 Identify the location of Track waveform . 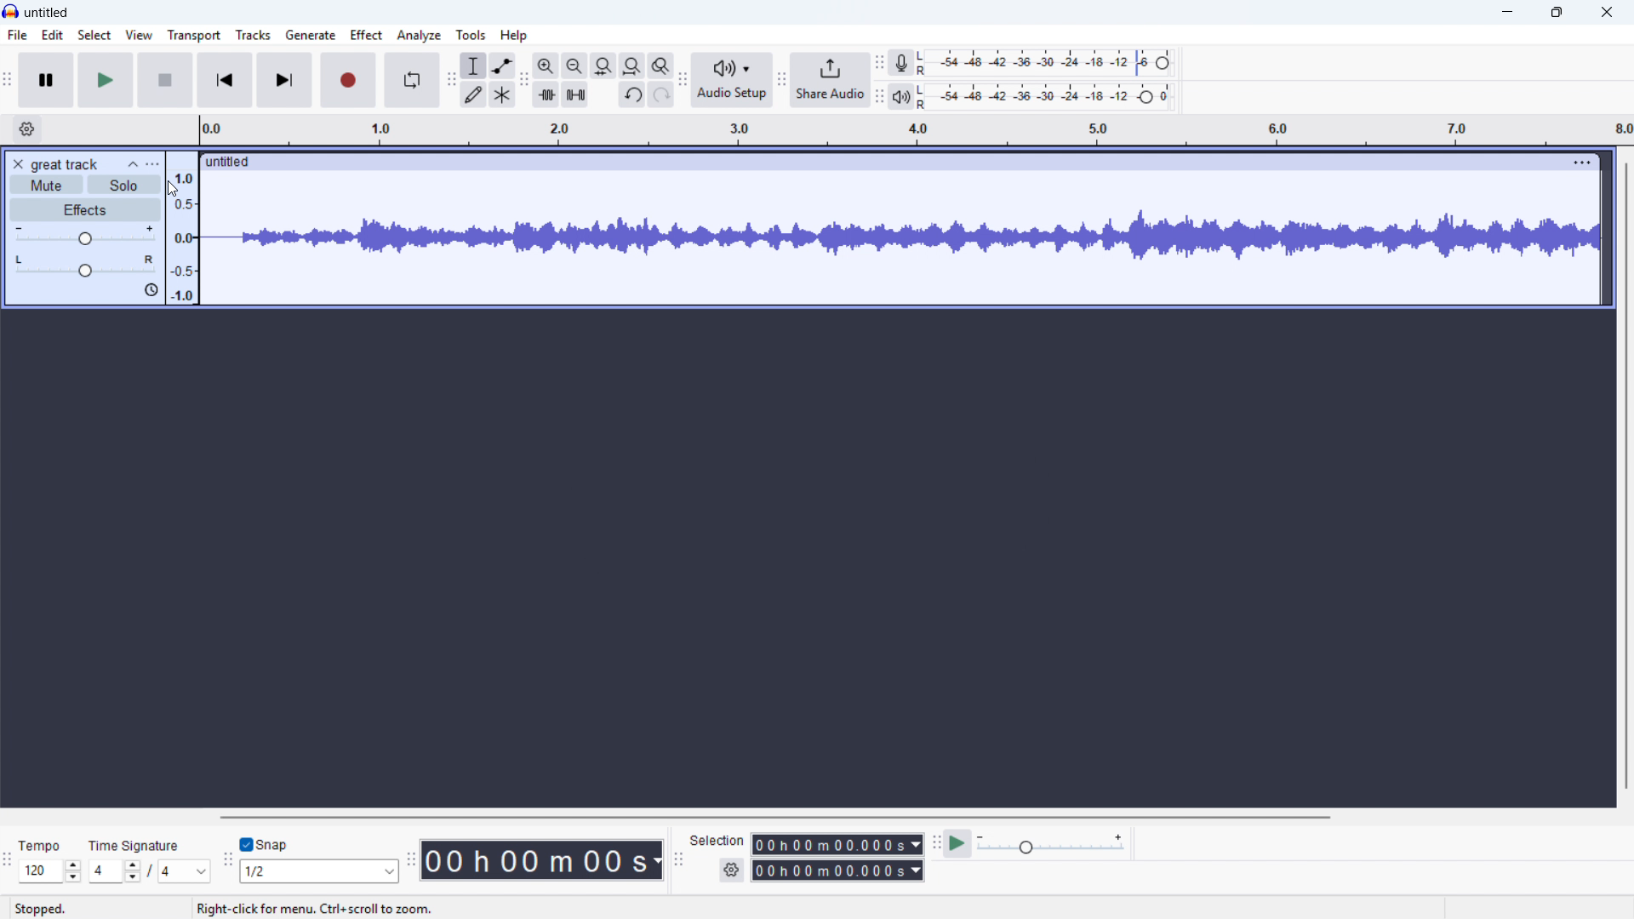
(903, 231).